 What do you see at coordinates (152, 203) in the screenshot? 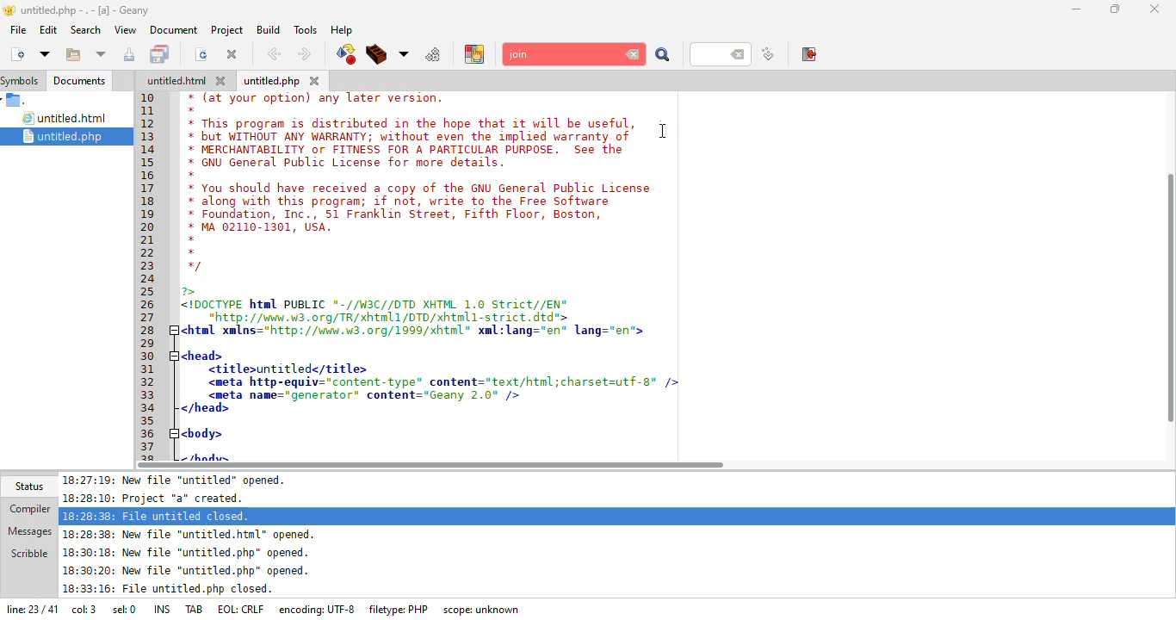
I see `18` at bounding box center [152, 203].